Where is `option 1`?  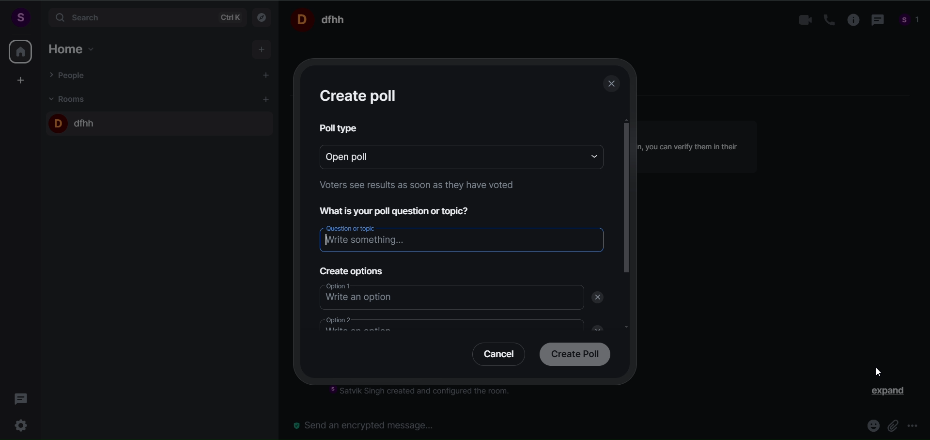
option 1 is located at coordinates (442, 296).